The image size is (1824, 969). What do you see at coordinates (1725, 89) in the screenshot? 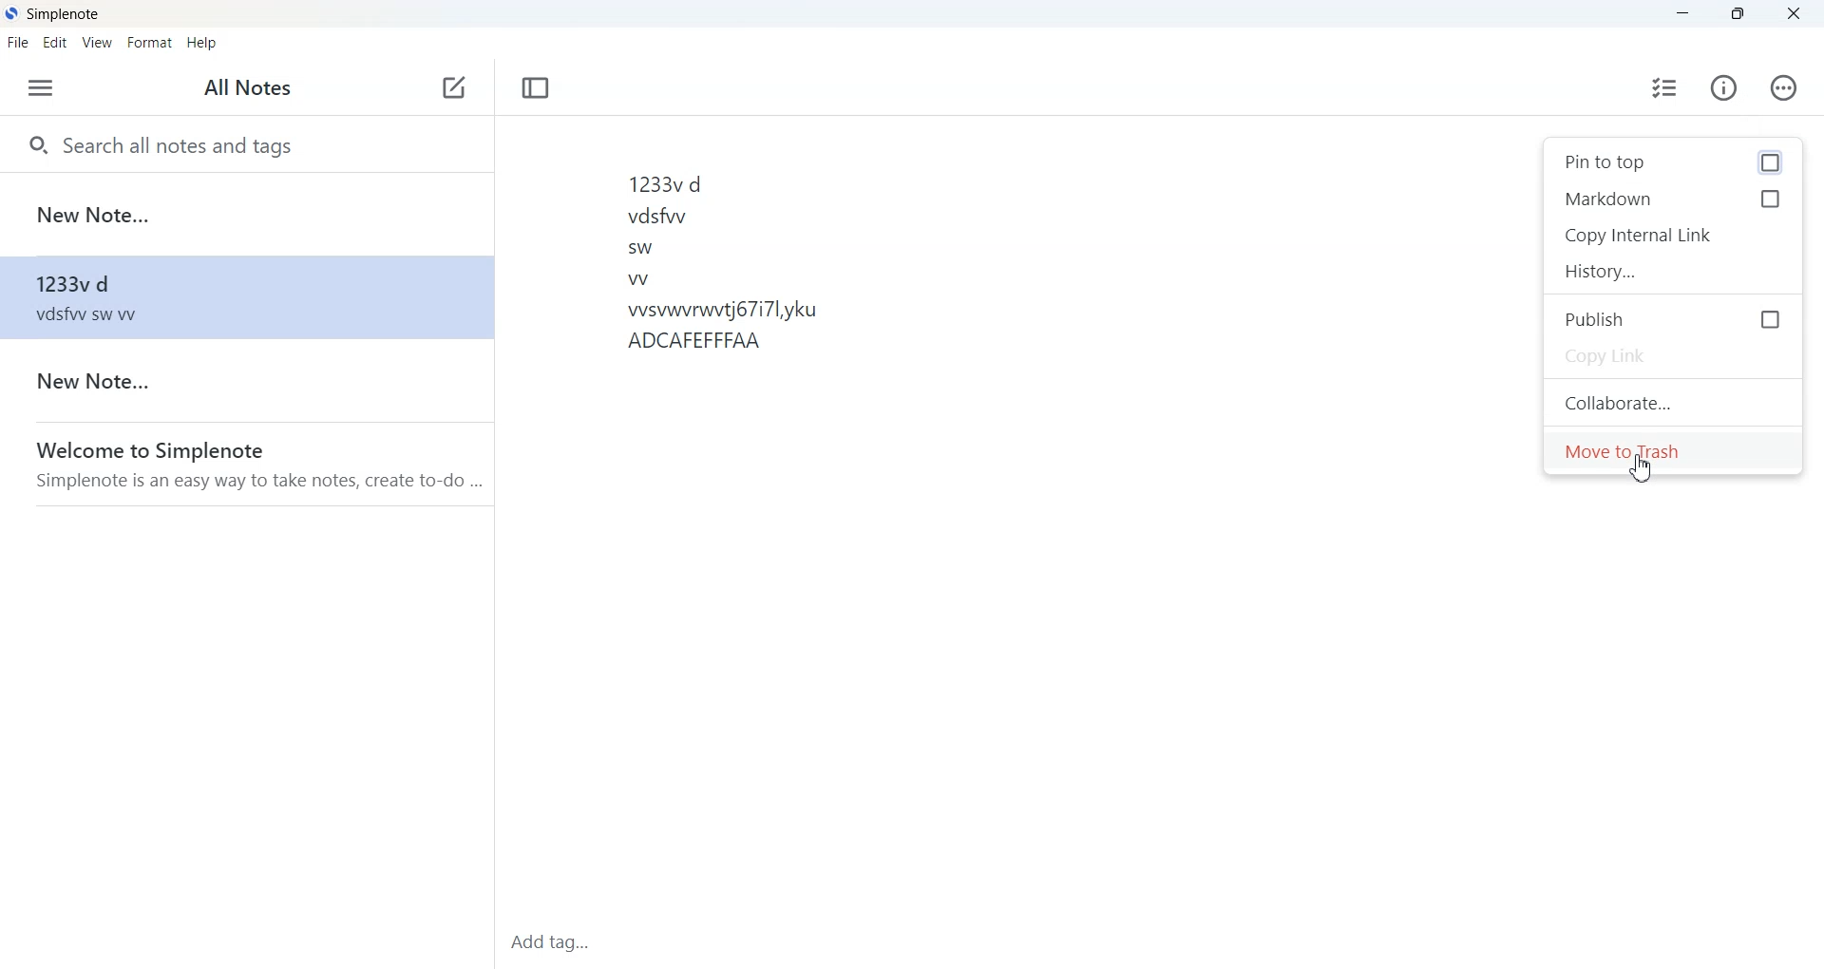
I see `Info` at bounding box center [1725, 89].